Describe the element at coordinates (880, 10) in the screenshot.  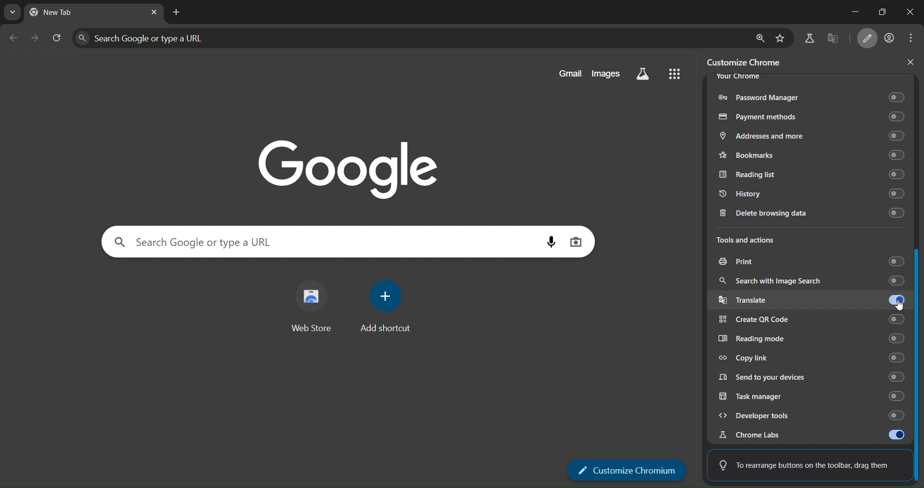
I see `restore down` at that location.